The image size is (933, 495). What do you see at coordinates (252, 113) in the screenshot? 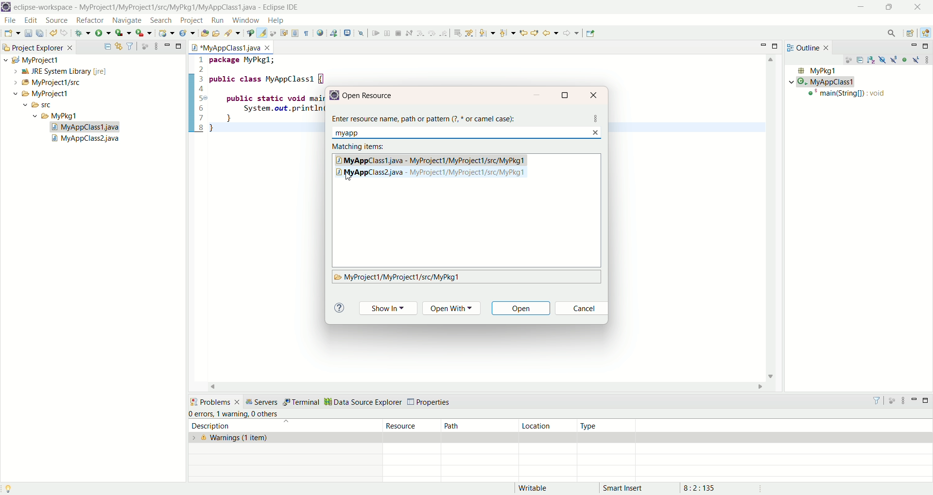
I see `5 public static void mail 6 System.out.println 7 }8}` at bounding box center [252, 113].